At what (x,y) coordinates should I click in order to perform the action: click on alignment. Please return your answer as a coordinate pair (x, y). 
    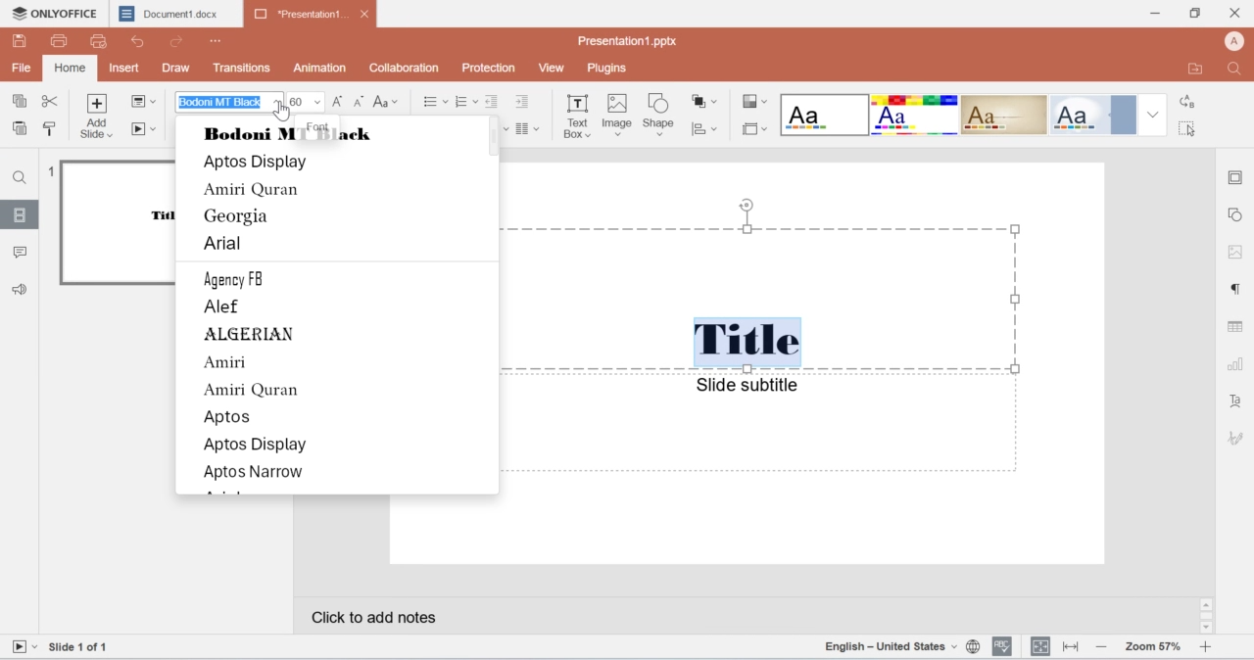
    Looking at the image, I should click on (1040, 646).